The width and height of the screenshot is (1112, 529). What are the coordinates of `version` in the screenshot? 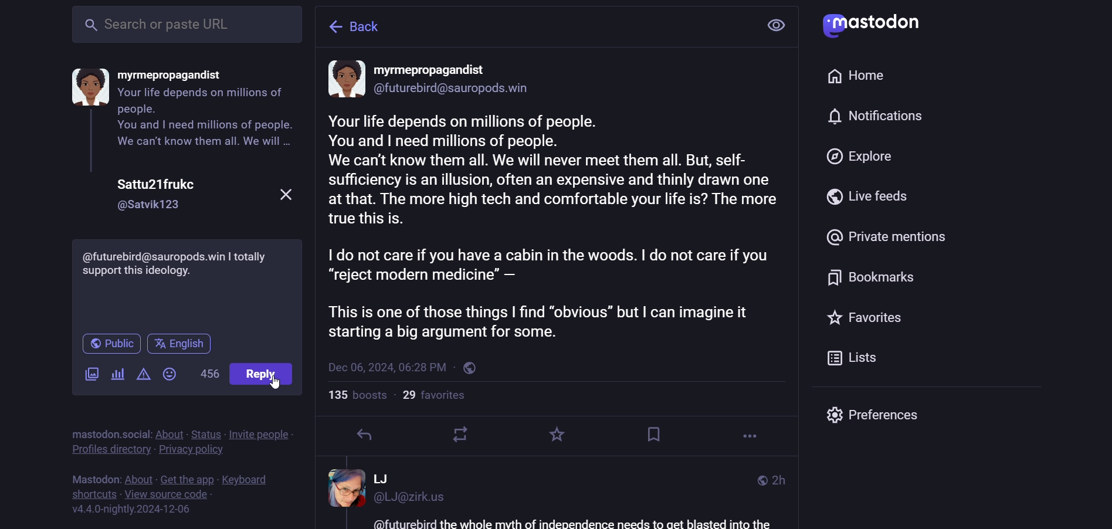 It's located at (135, 510).